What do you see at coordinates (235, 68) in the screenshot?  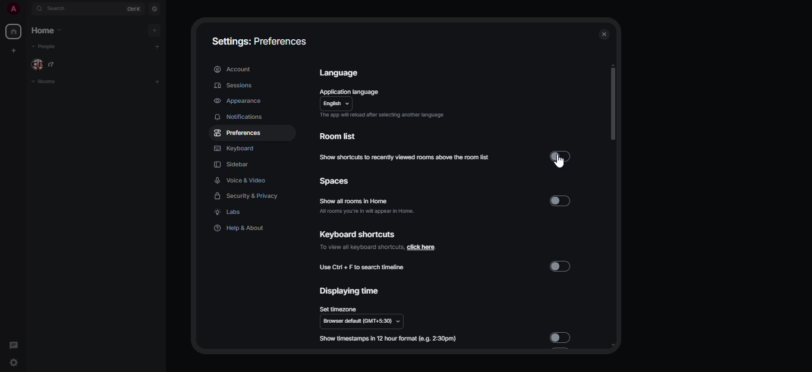 I see `account` at bounding box center [235, 68].